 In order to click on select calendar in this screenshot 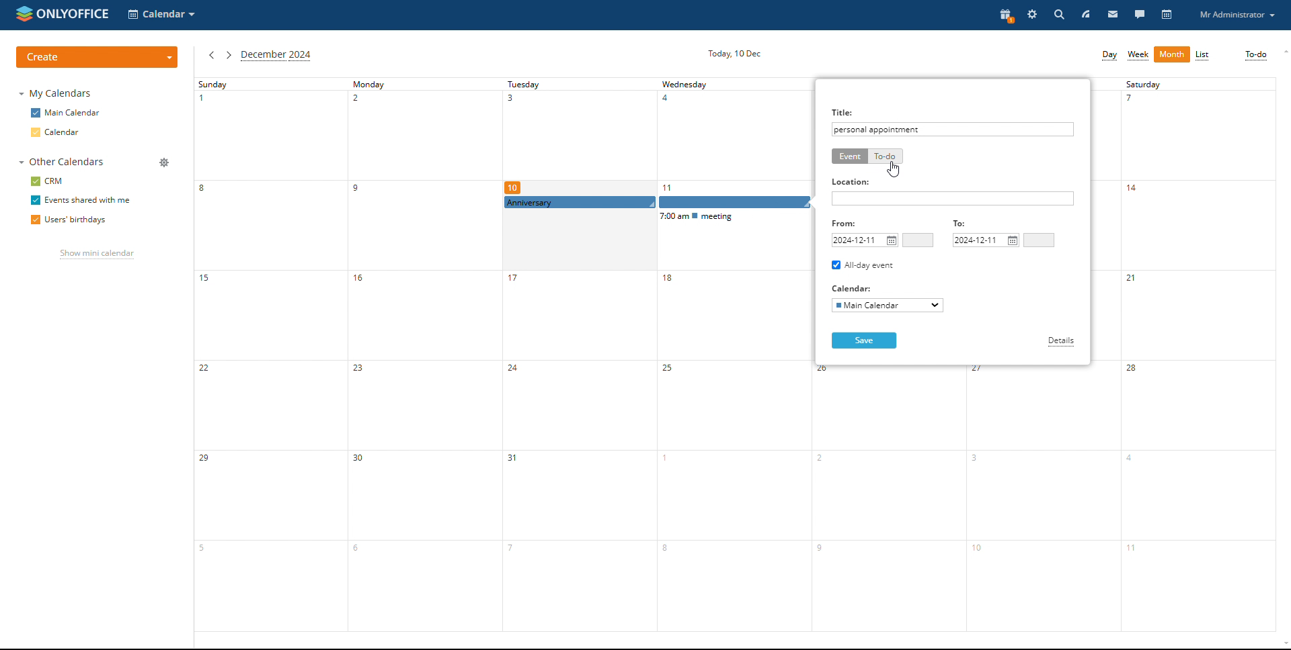, I will do `click(887, 306)`.